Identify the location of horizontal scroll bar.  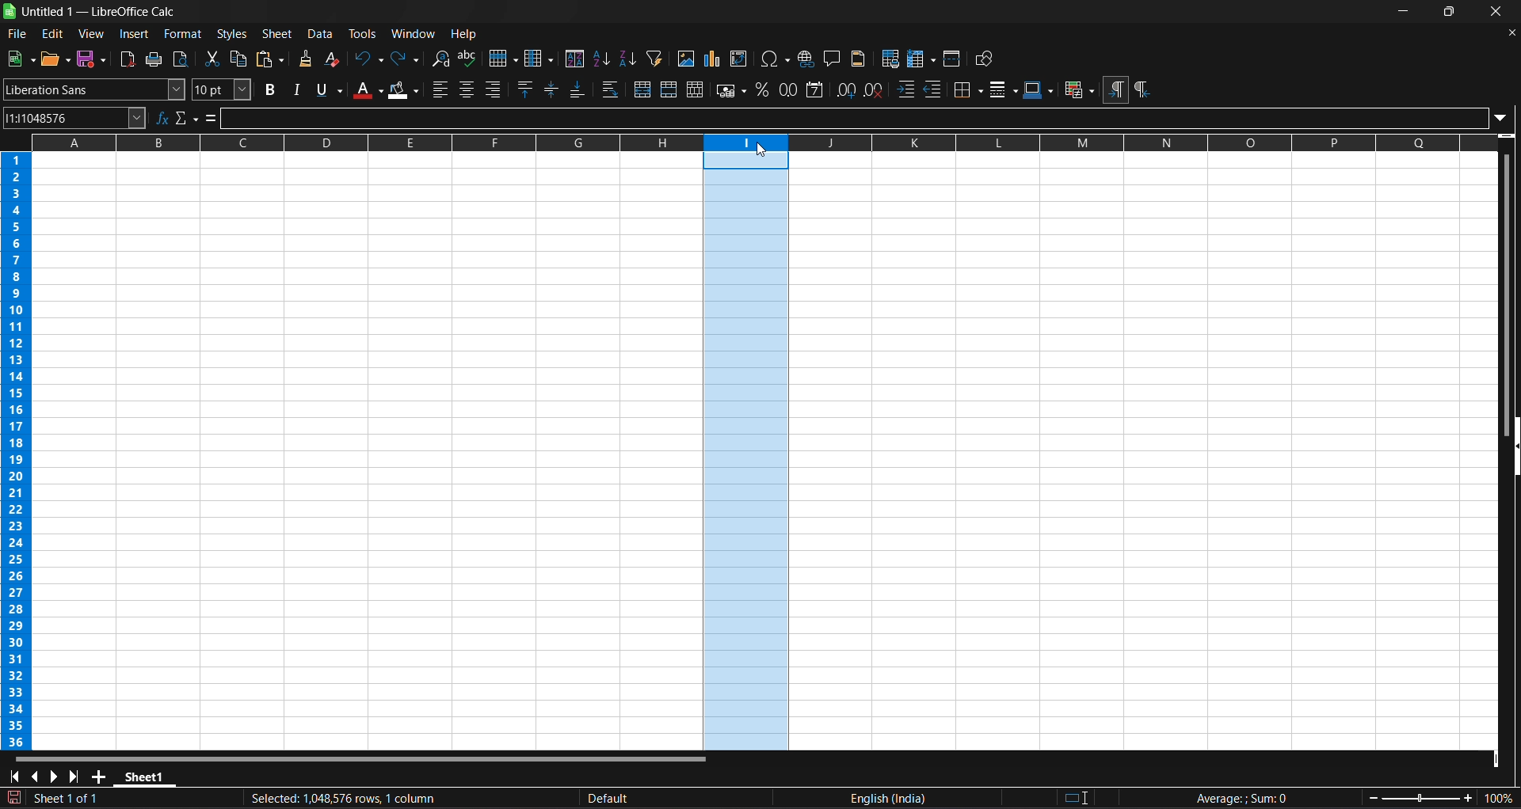
(356, 757).